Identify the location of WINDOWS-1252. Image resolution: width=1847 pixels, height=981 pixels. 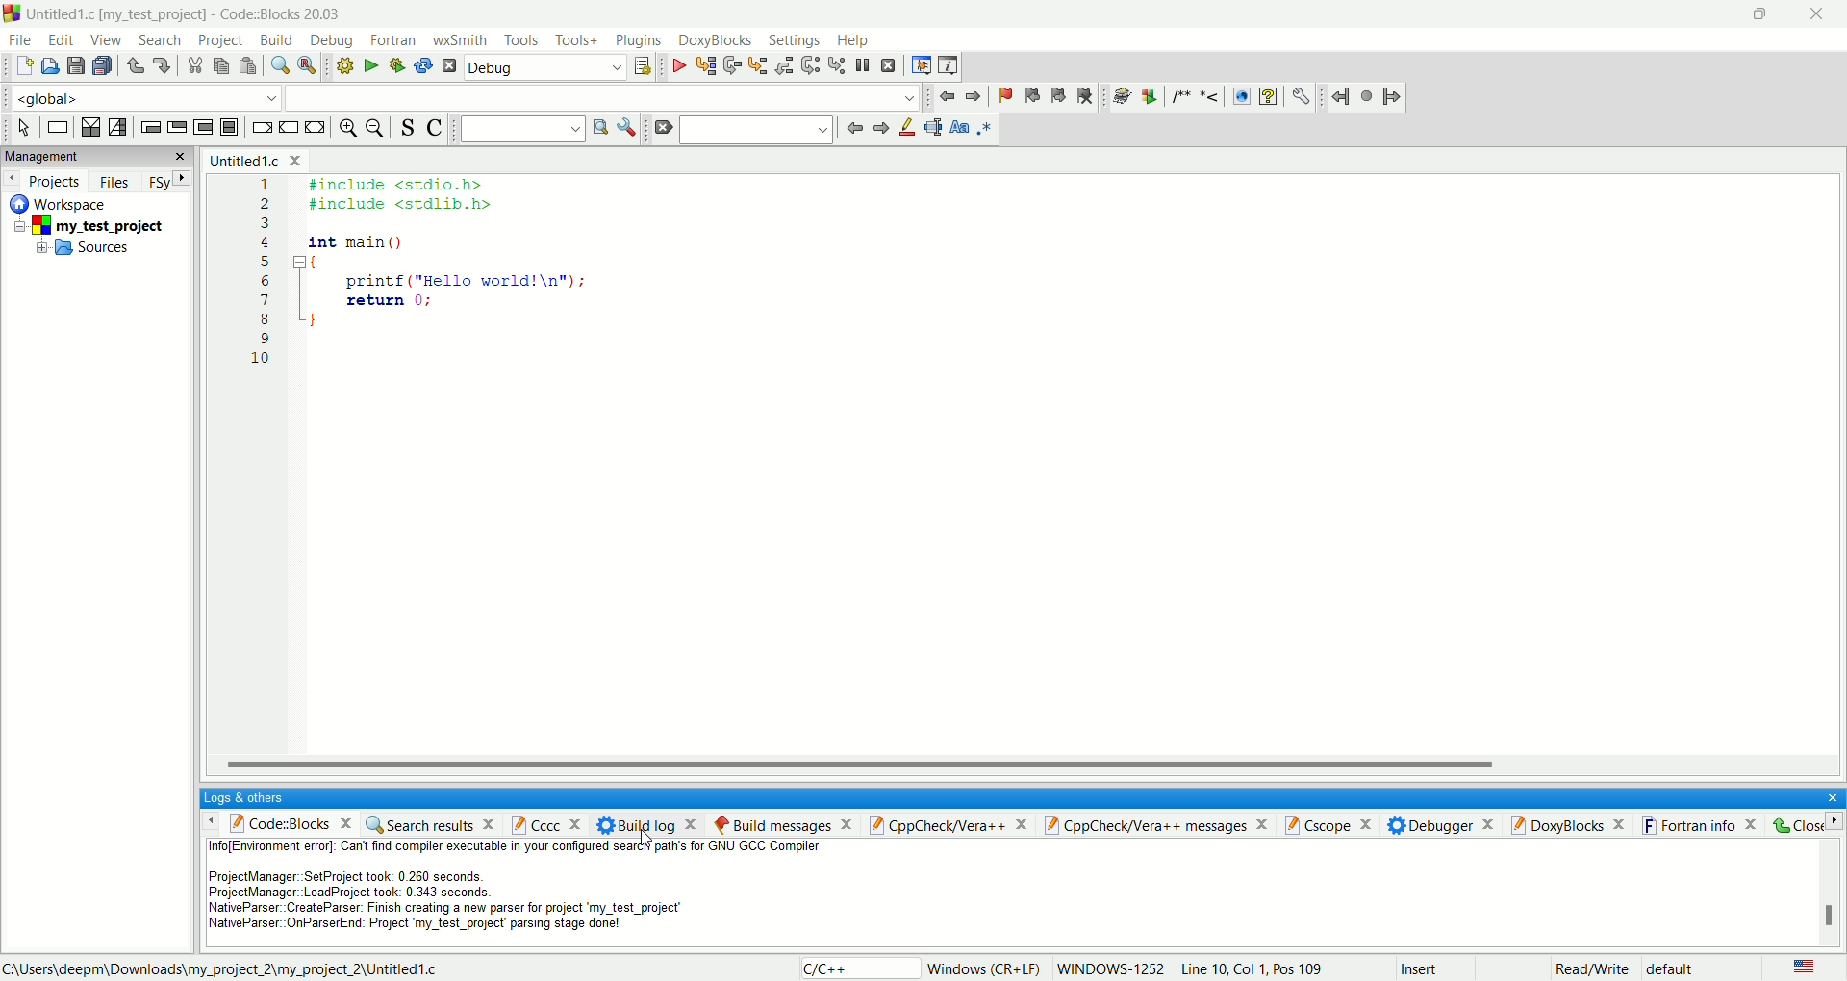
(1112, 968).